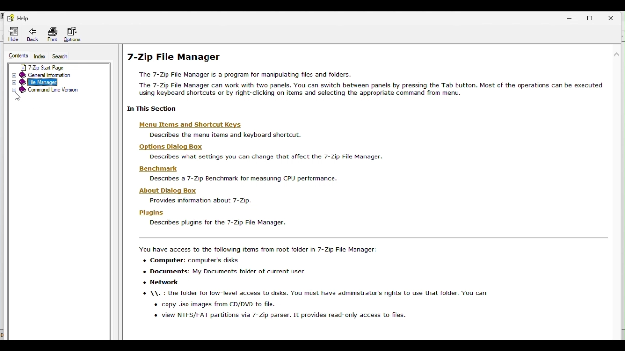  I want to click on Help, so click(19, 19).